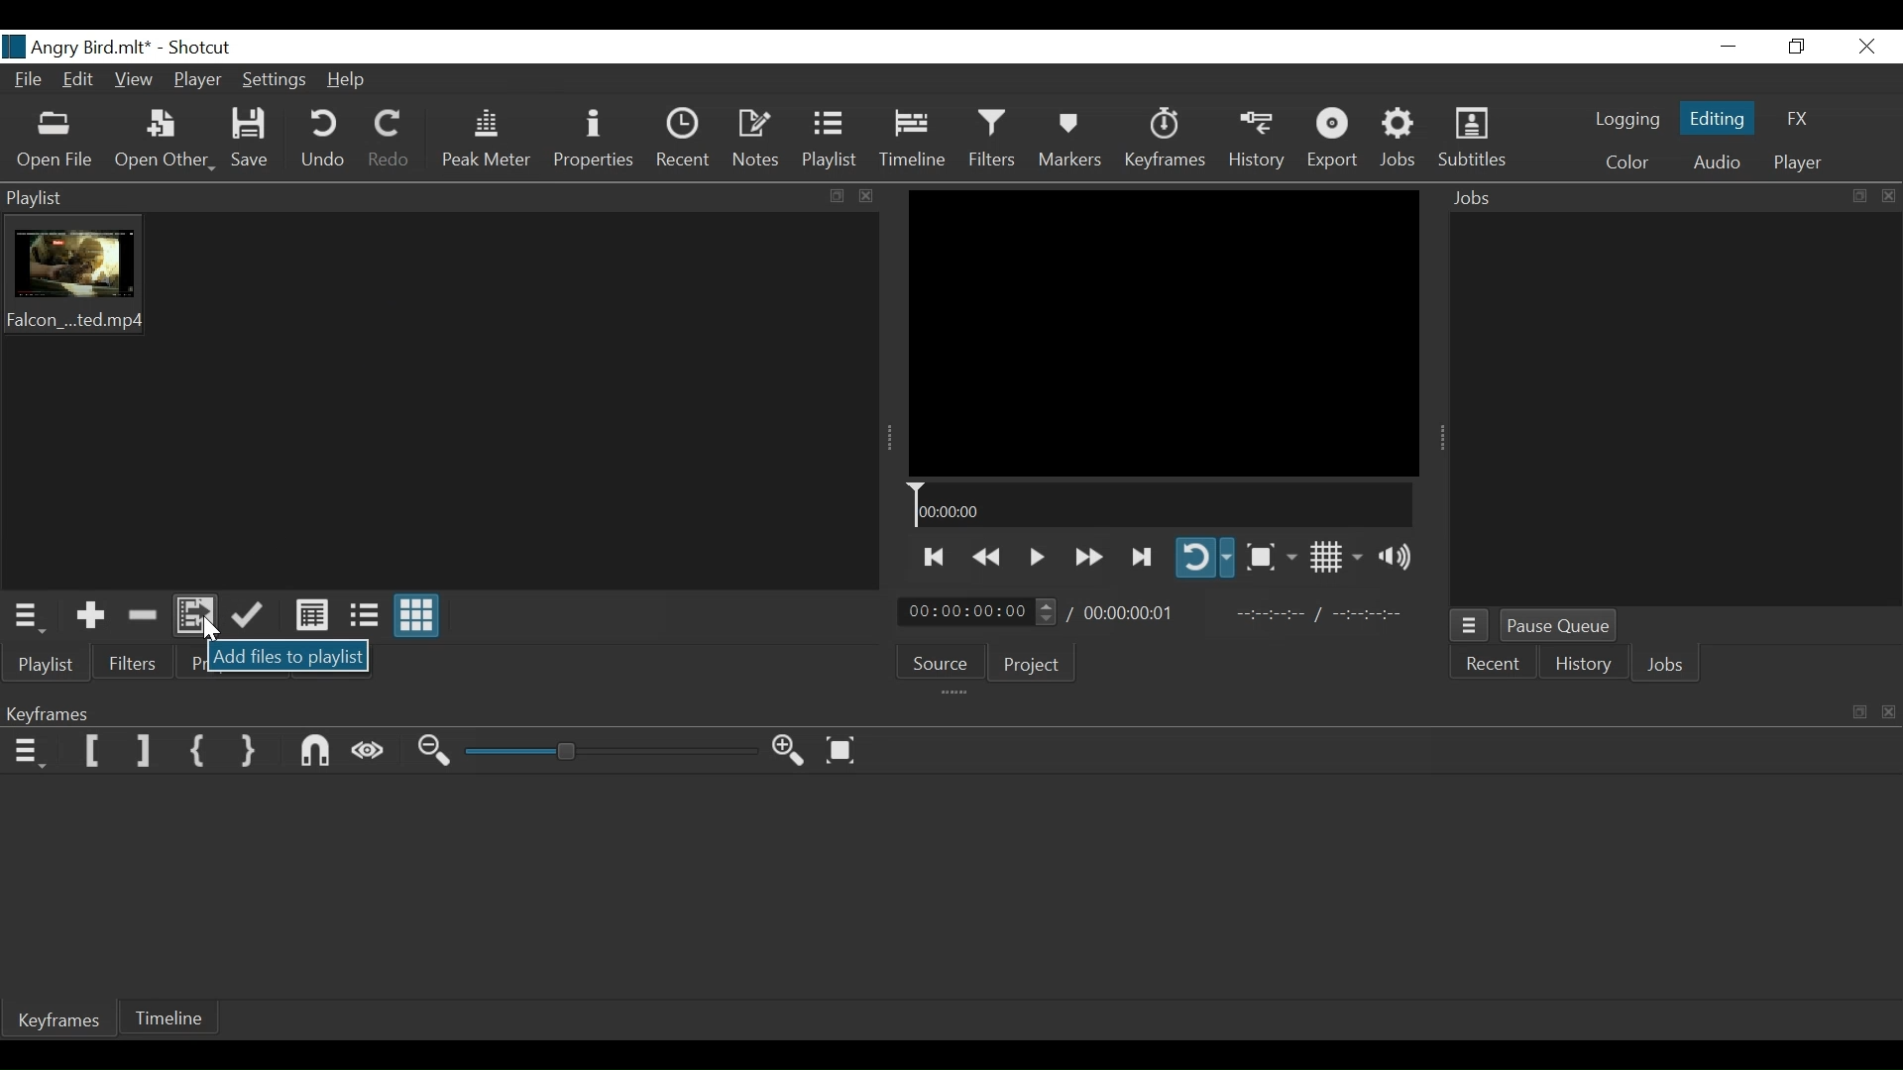  What do you see at coordinates (330, 665) in the screenshot?
I see `Notes` at bounding box center [330, 665].